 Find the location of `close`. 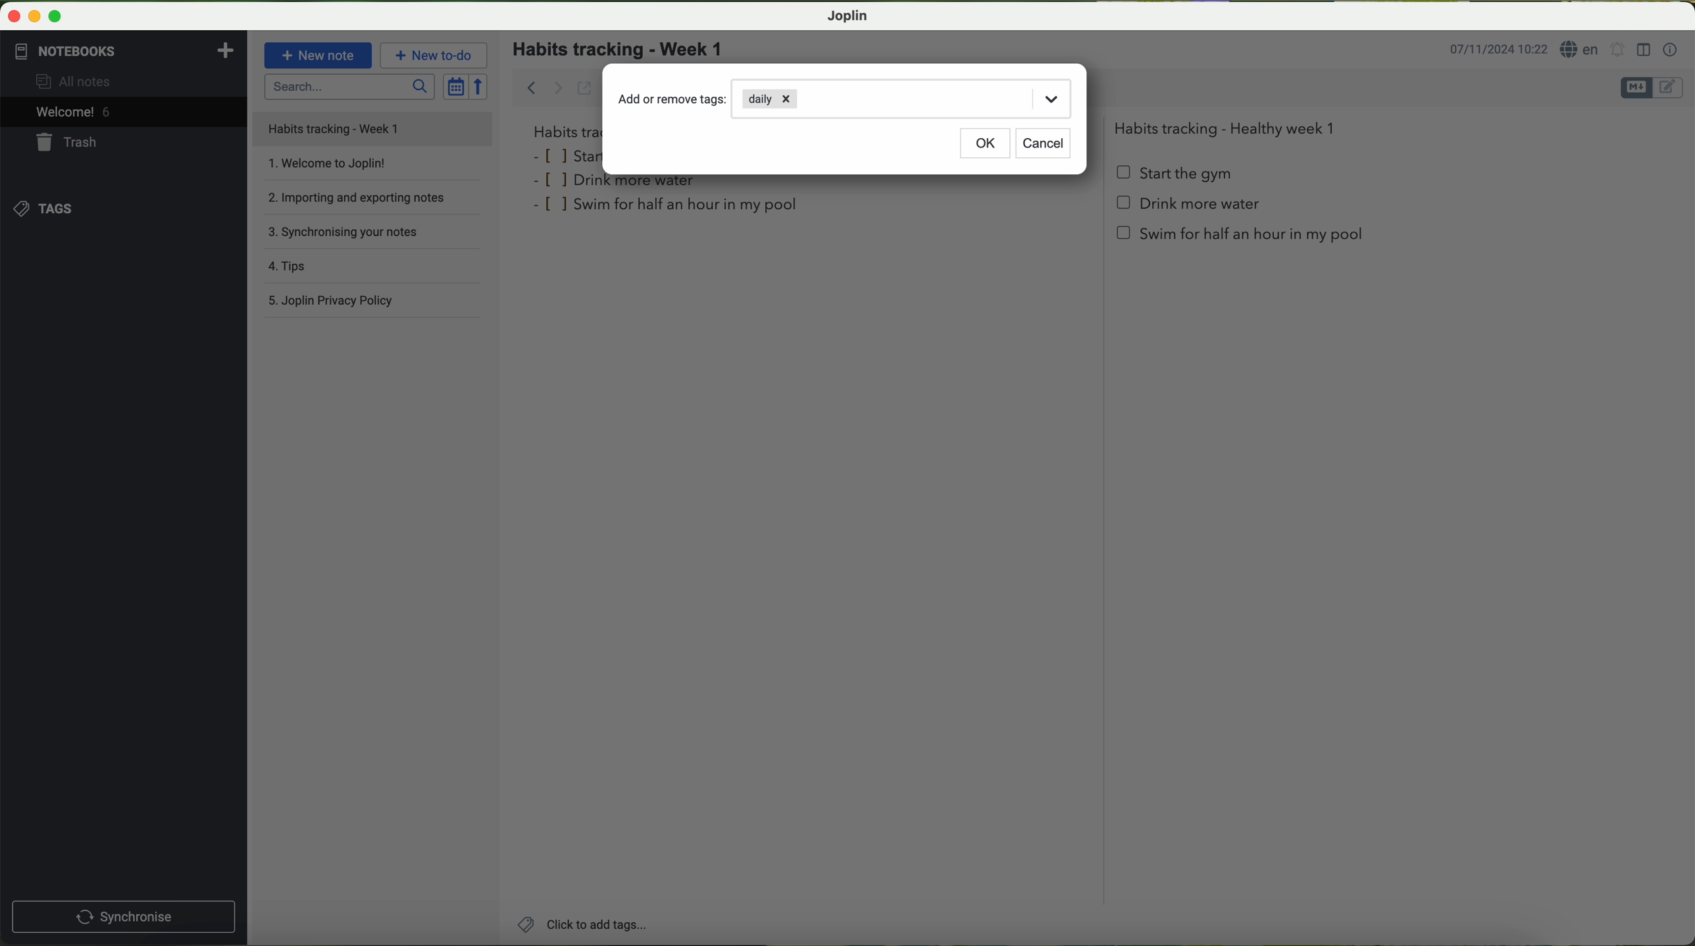

close is located at coordinates (11, 14).